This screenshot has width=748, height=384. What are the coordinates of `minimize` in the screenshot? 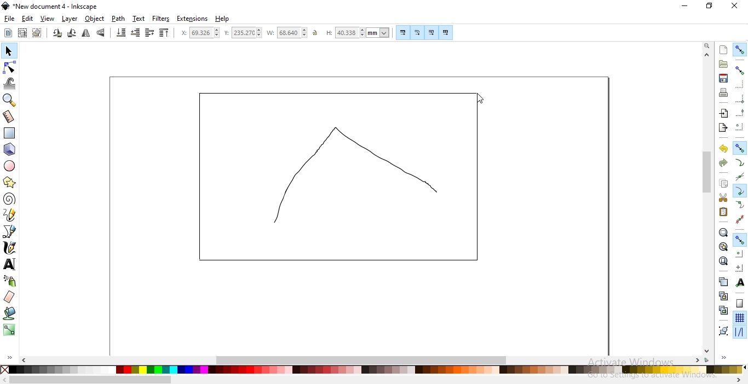 It's located at (686, 5).